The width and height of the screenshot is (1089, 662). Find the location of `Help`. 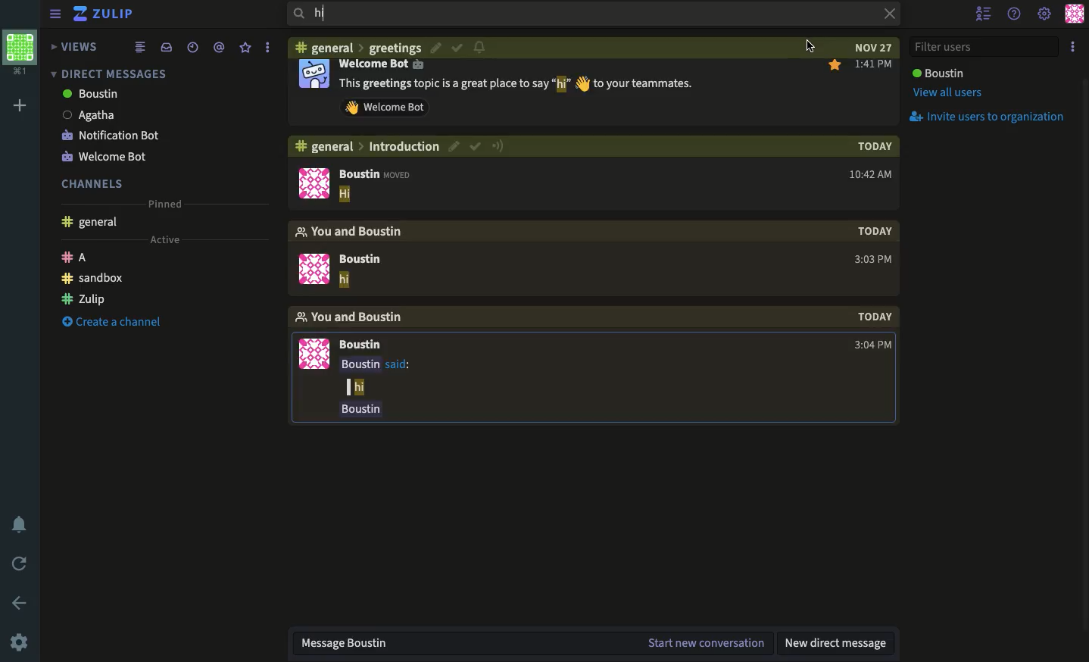

Help is located at coordinates (1015, 14).